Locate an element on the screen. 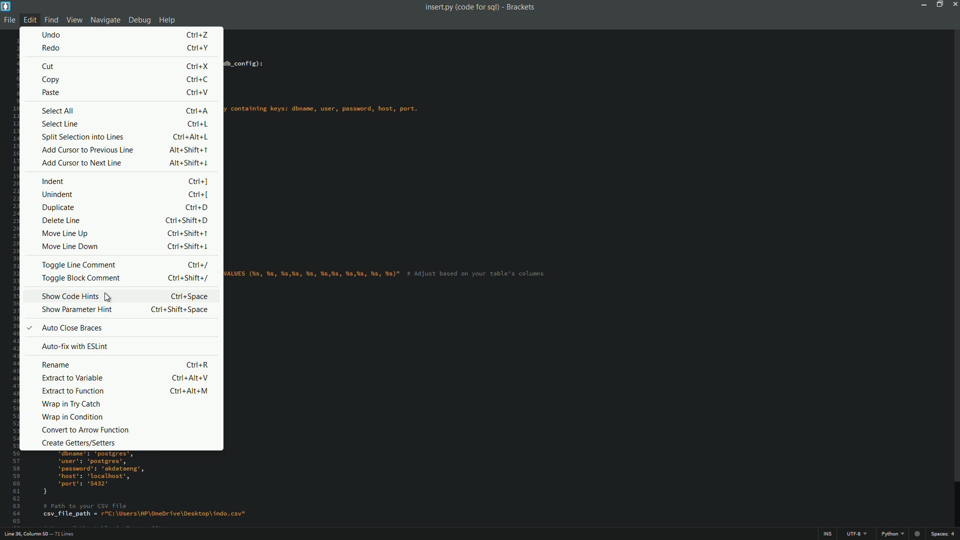 This screenshot has height=540, width=960. toggle line comment is located at coordinates (79, 264).